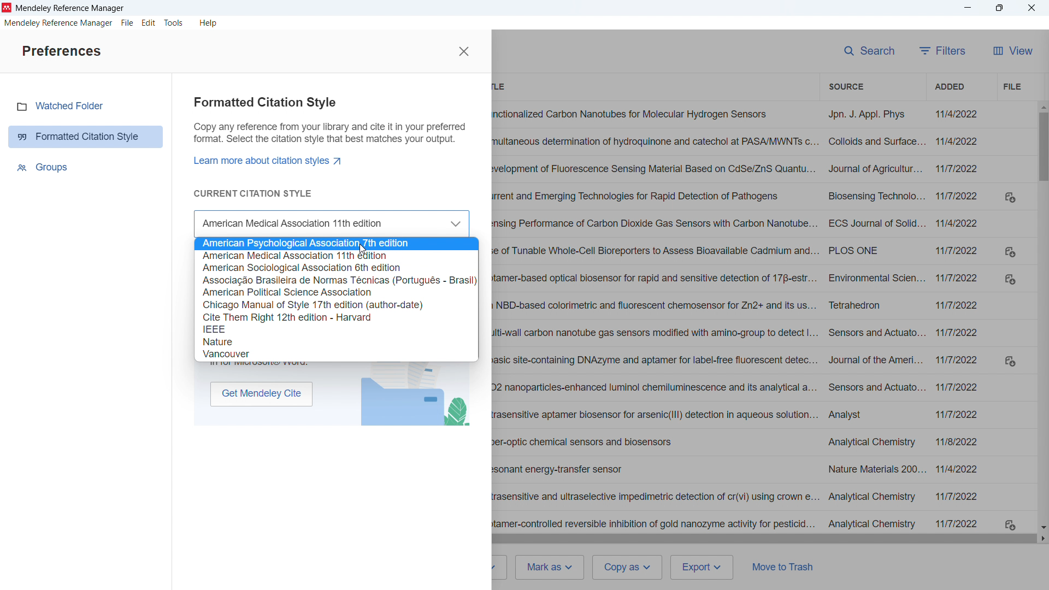 The width and height of the screenshot is (1049, 590). What do you see at coordinates (335, 341) in the screenshot?
I see `nature` at bounding box center [335, 341].